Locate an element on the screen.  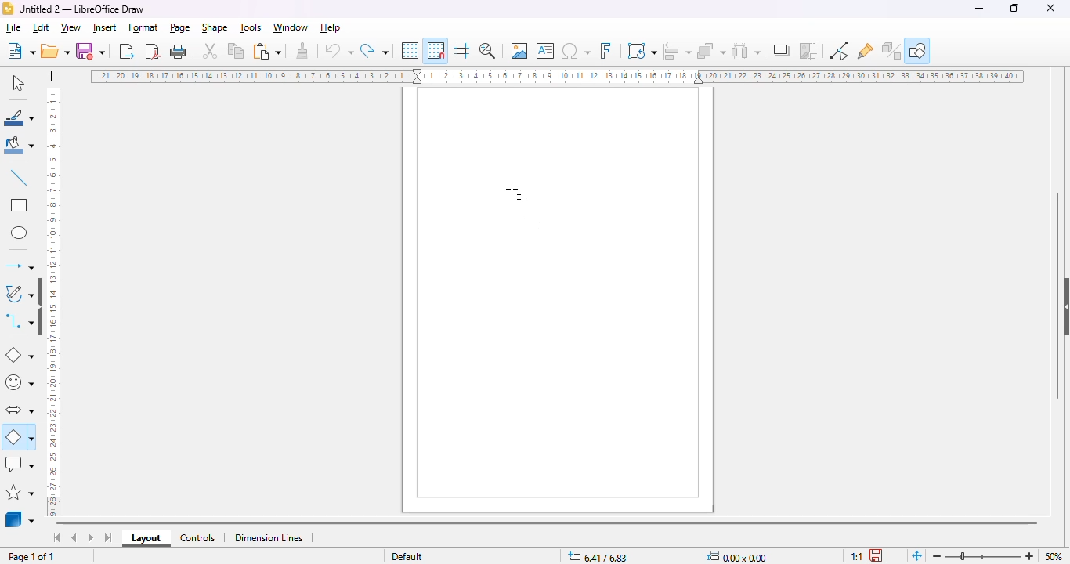
insert special characters is located at coordinates (576, 51).